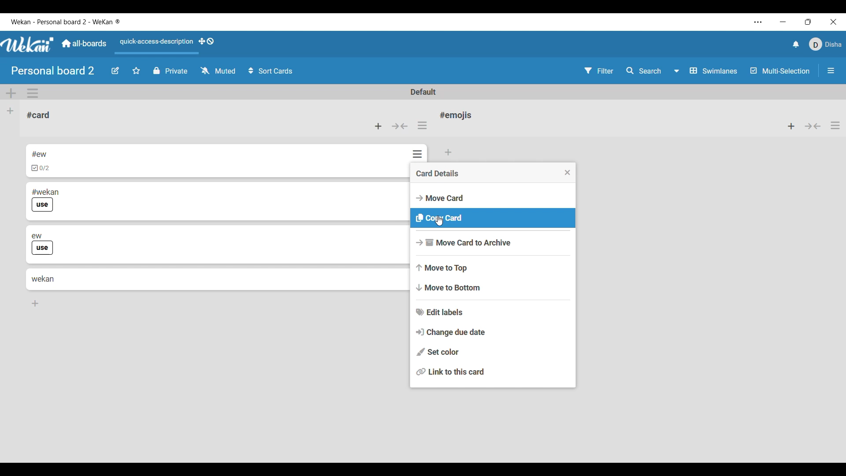 The width and height of the screenshot is (846, 476). What do you see at coordinates (826, 44) in the screenshot?
I see `Current account` at bounding box center [826, 44].